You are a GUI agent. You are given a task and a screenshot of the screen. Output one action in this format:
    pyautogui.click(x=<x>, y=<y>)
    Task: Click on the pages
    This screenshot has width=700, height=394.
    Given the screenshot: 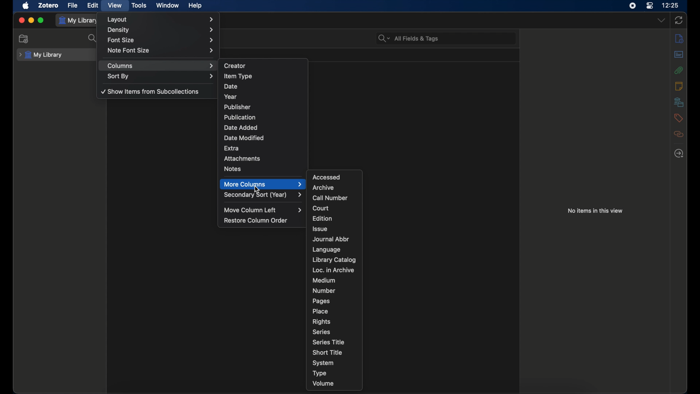 What is the action you would take?
    pyautogui.click(x=321, y=301)
    